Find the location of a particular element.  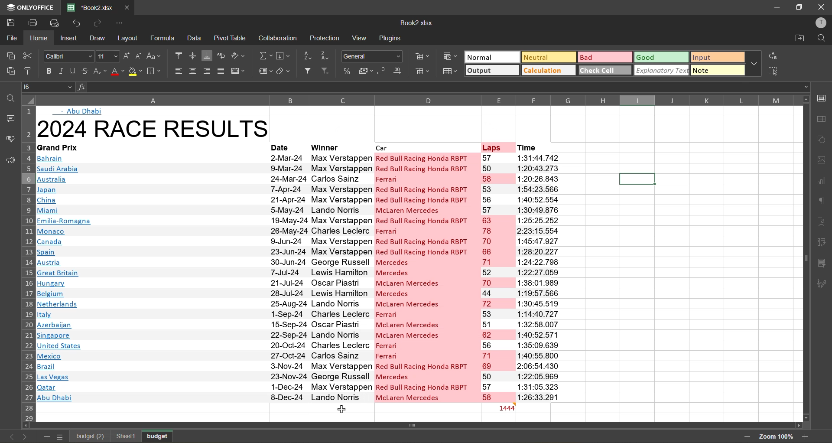

cut is located at coordinates (29, 55).